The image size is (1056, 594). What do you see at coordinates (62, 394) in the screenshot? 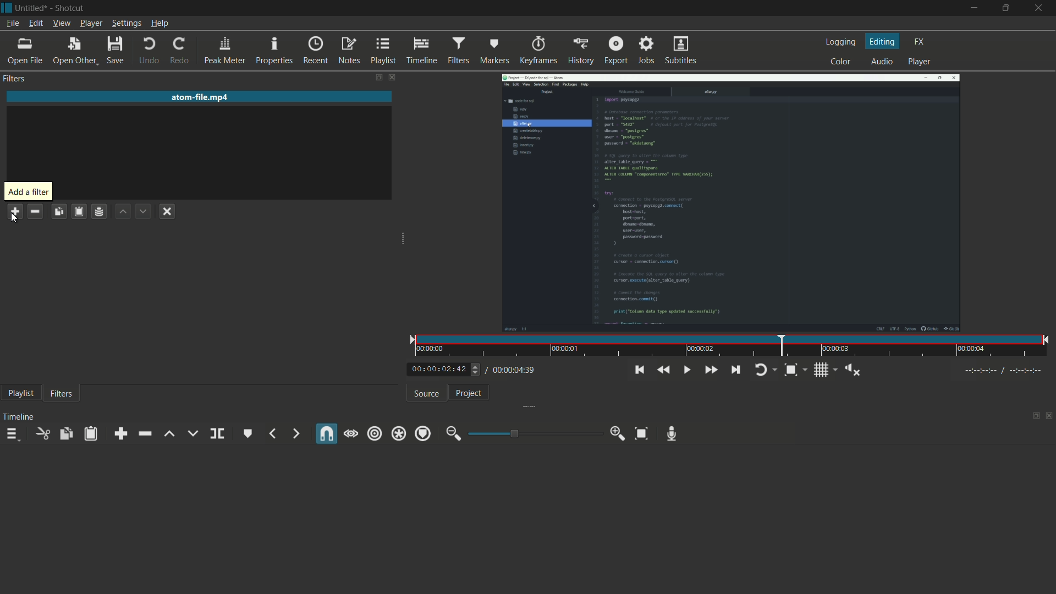
I see `filters` at bounding box center [62, 394].